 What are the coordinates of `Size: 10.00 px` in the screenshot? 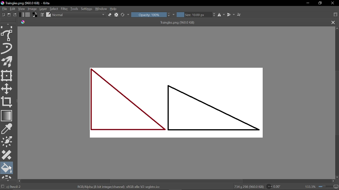 It's located at (196, 15).